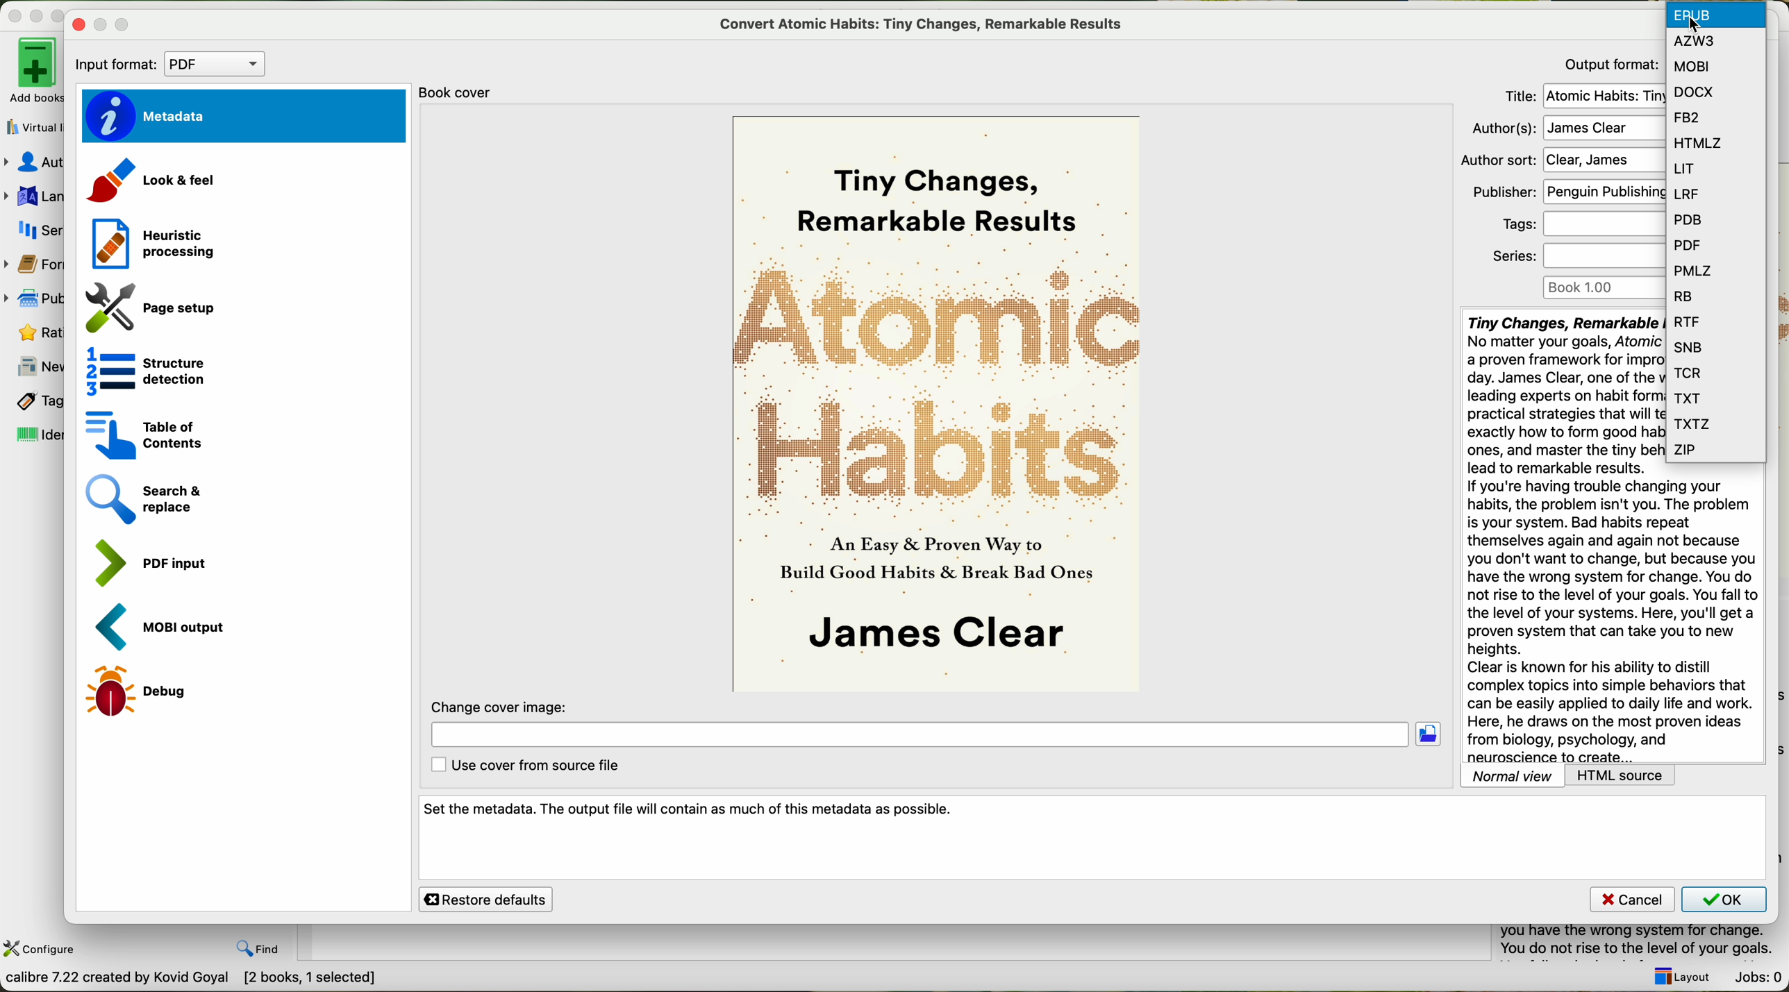 This screenshot has height=992, width=1789. What do you see at coordinates (1606, 287) in the screenshot?
I see `book 1.00` at bounding box center [1606, 287].